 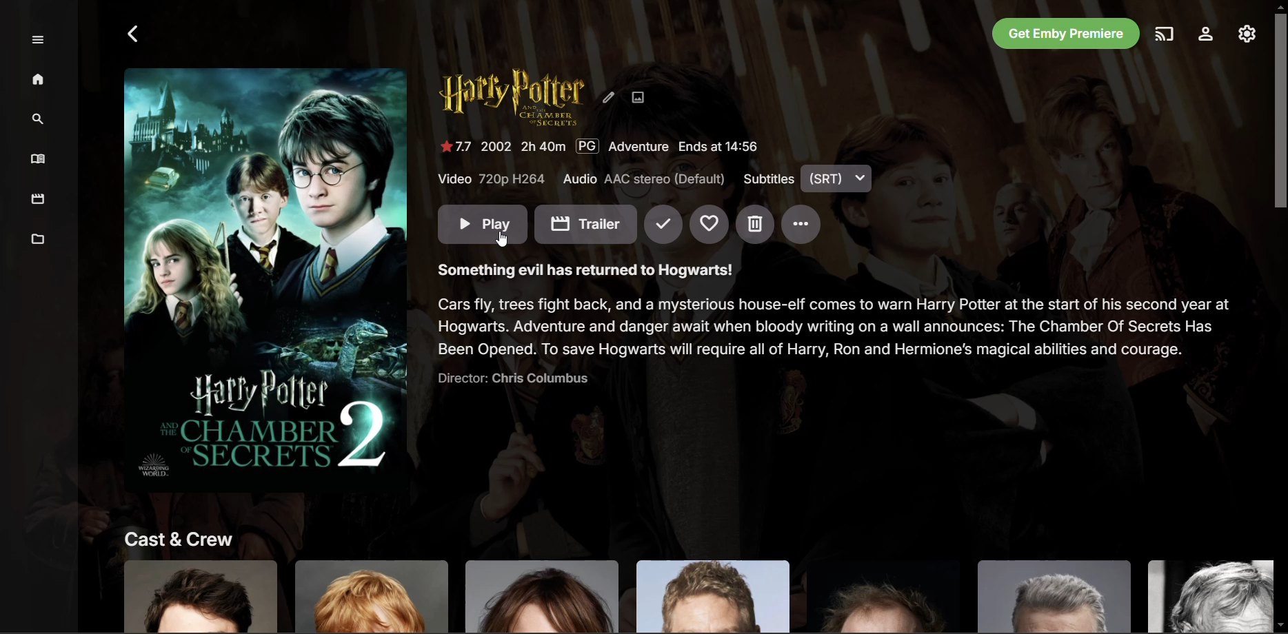 I want to click on Books, so click(x=41, y=159).